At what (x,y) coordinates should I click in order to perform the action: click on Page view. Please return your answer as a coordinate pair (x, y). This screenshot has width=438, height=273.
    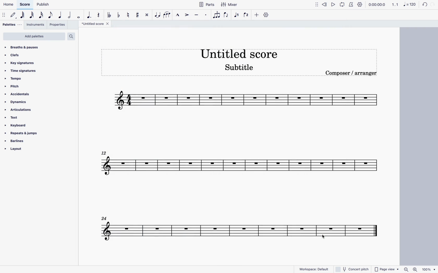
    Looking at the image, I should click on (387, 269).